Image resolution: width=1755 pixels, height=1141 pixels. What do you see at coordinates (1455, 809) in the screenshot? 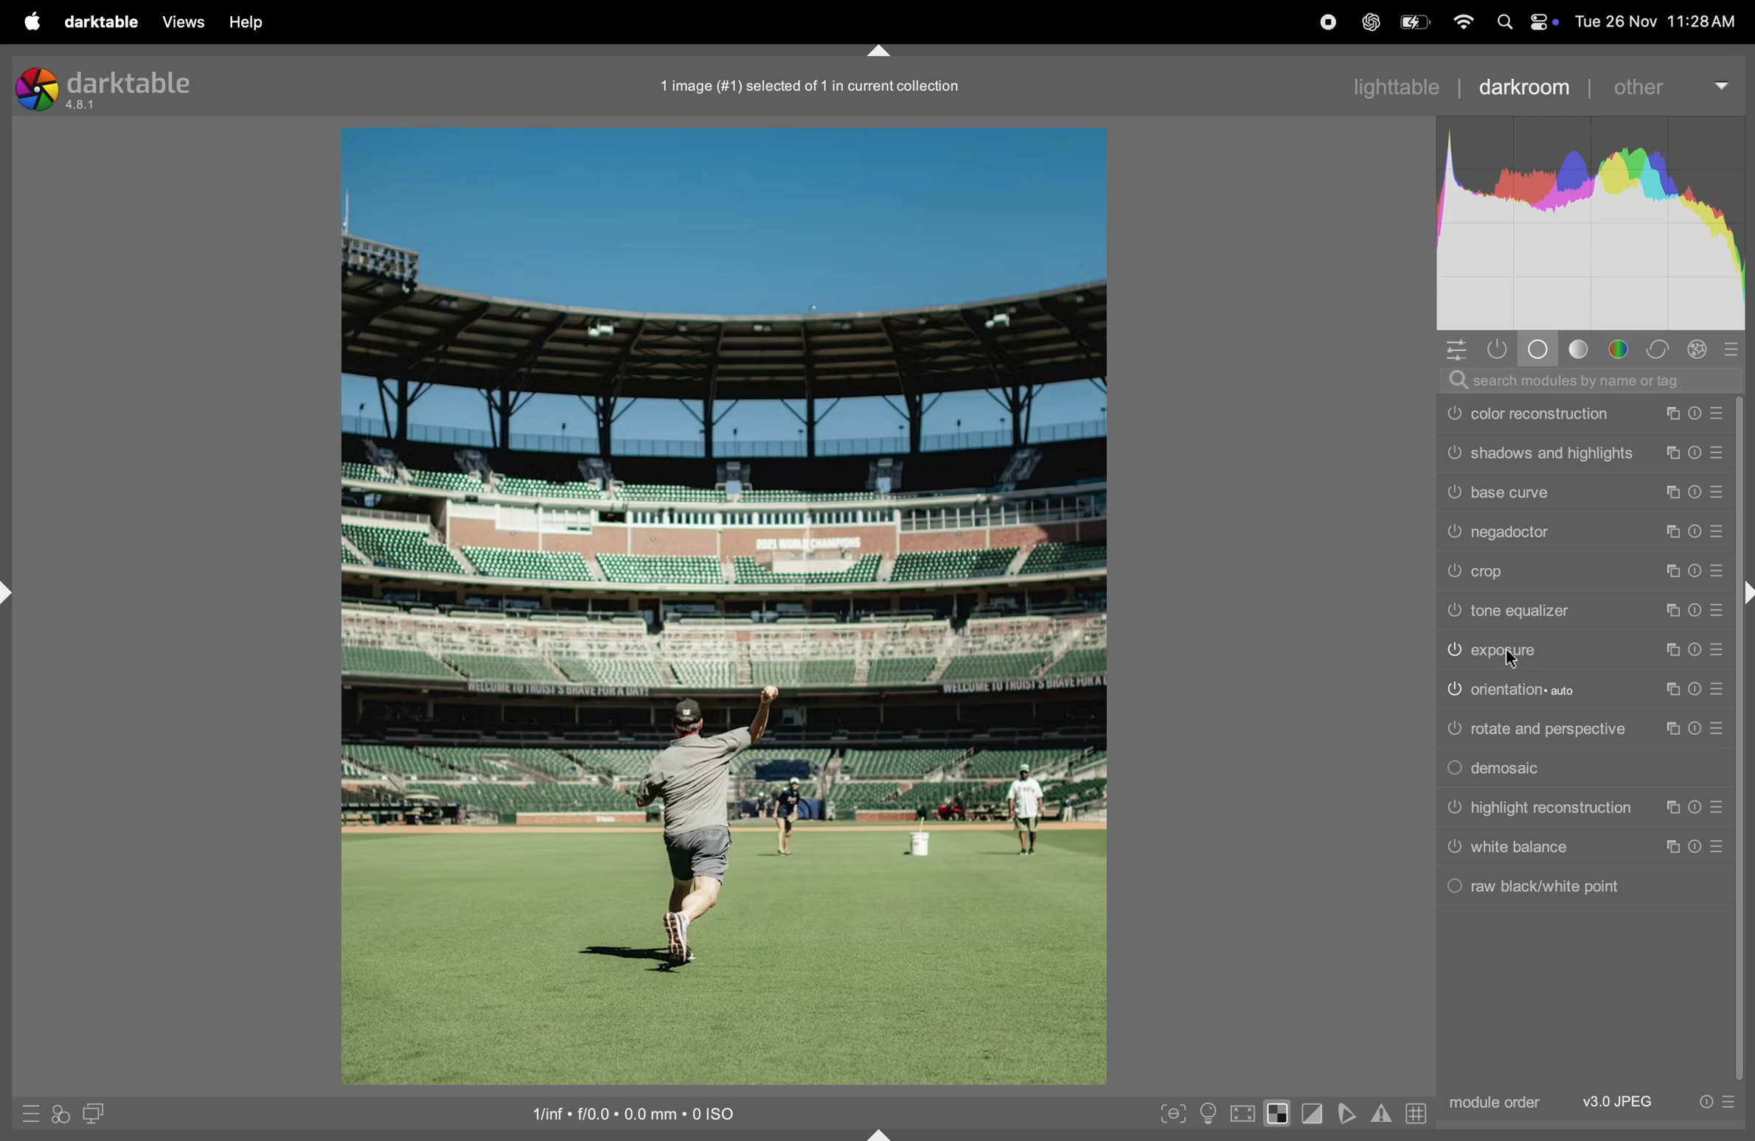
I see `Switch on or off` at bounding box center [1455, 809].